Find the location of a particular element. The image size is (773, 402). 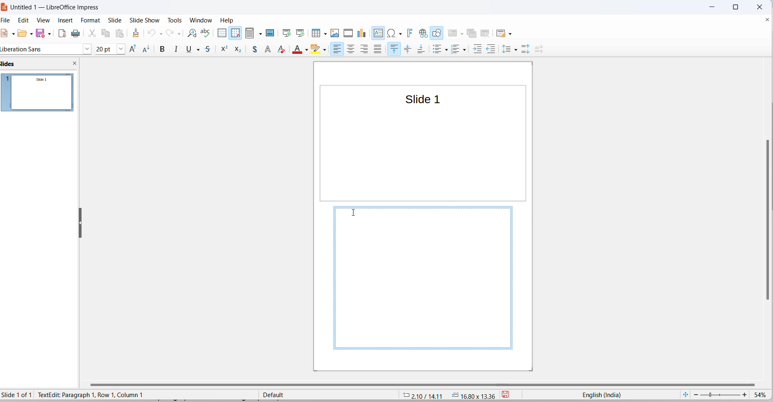

3d objects is located at coordinates (287, 48).